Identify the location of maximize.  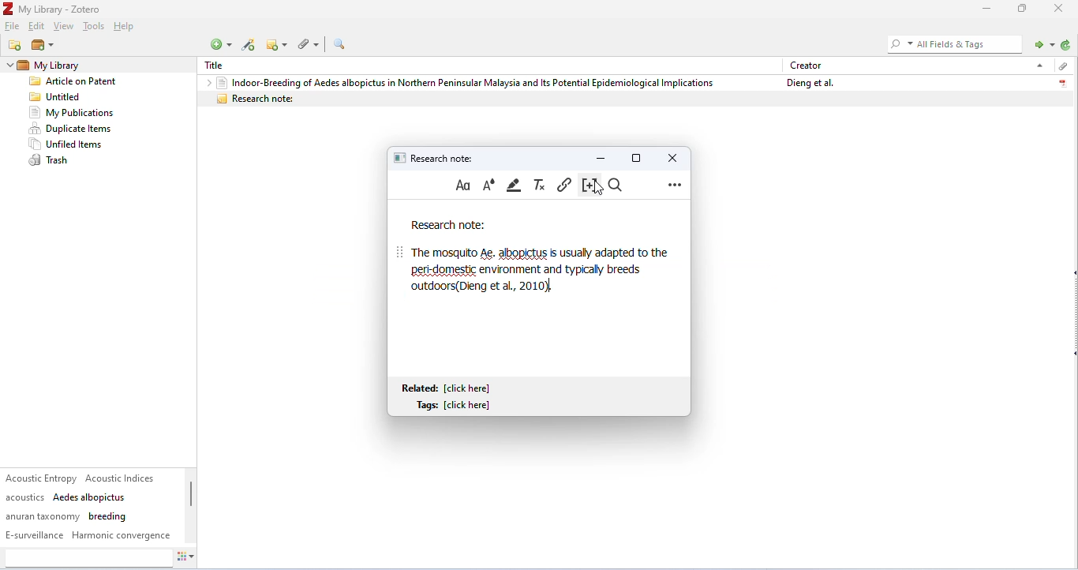
(636, 157).